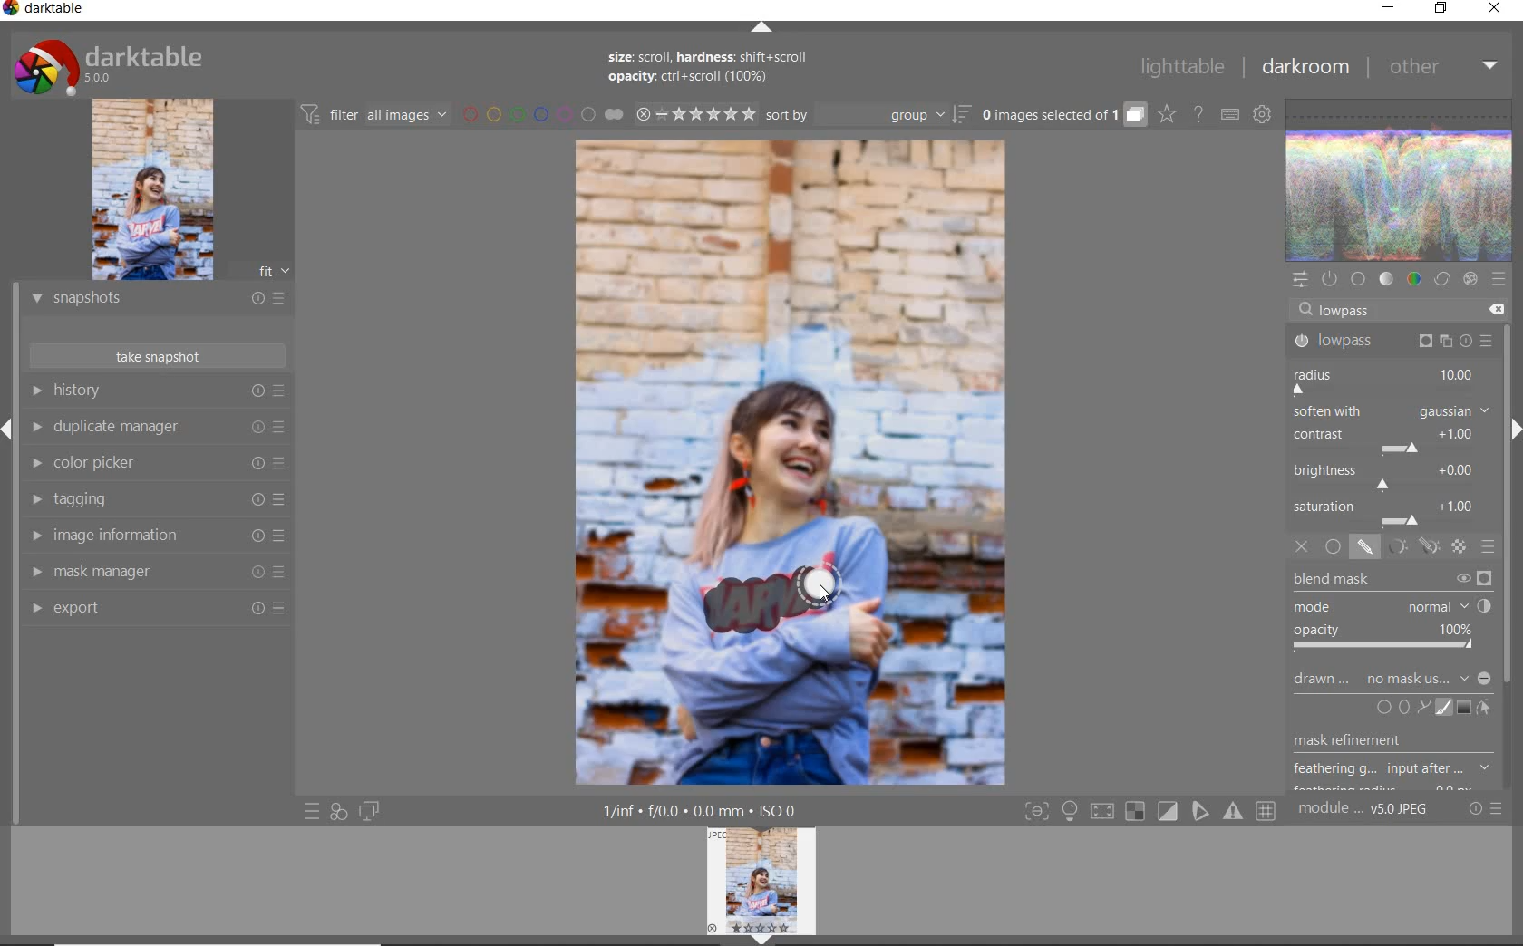  What do you see at coordinates (1302, 277) in the screenshot?
I see `quick access panel` at bounding box center [1302, 277].